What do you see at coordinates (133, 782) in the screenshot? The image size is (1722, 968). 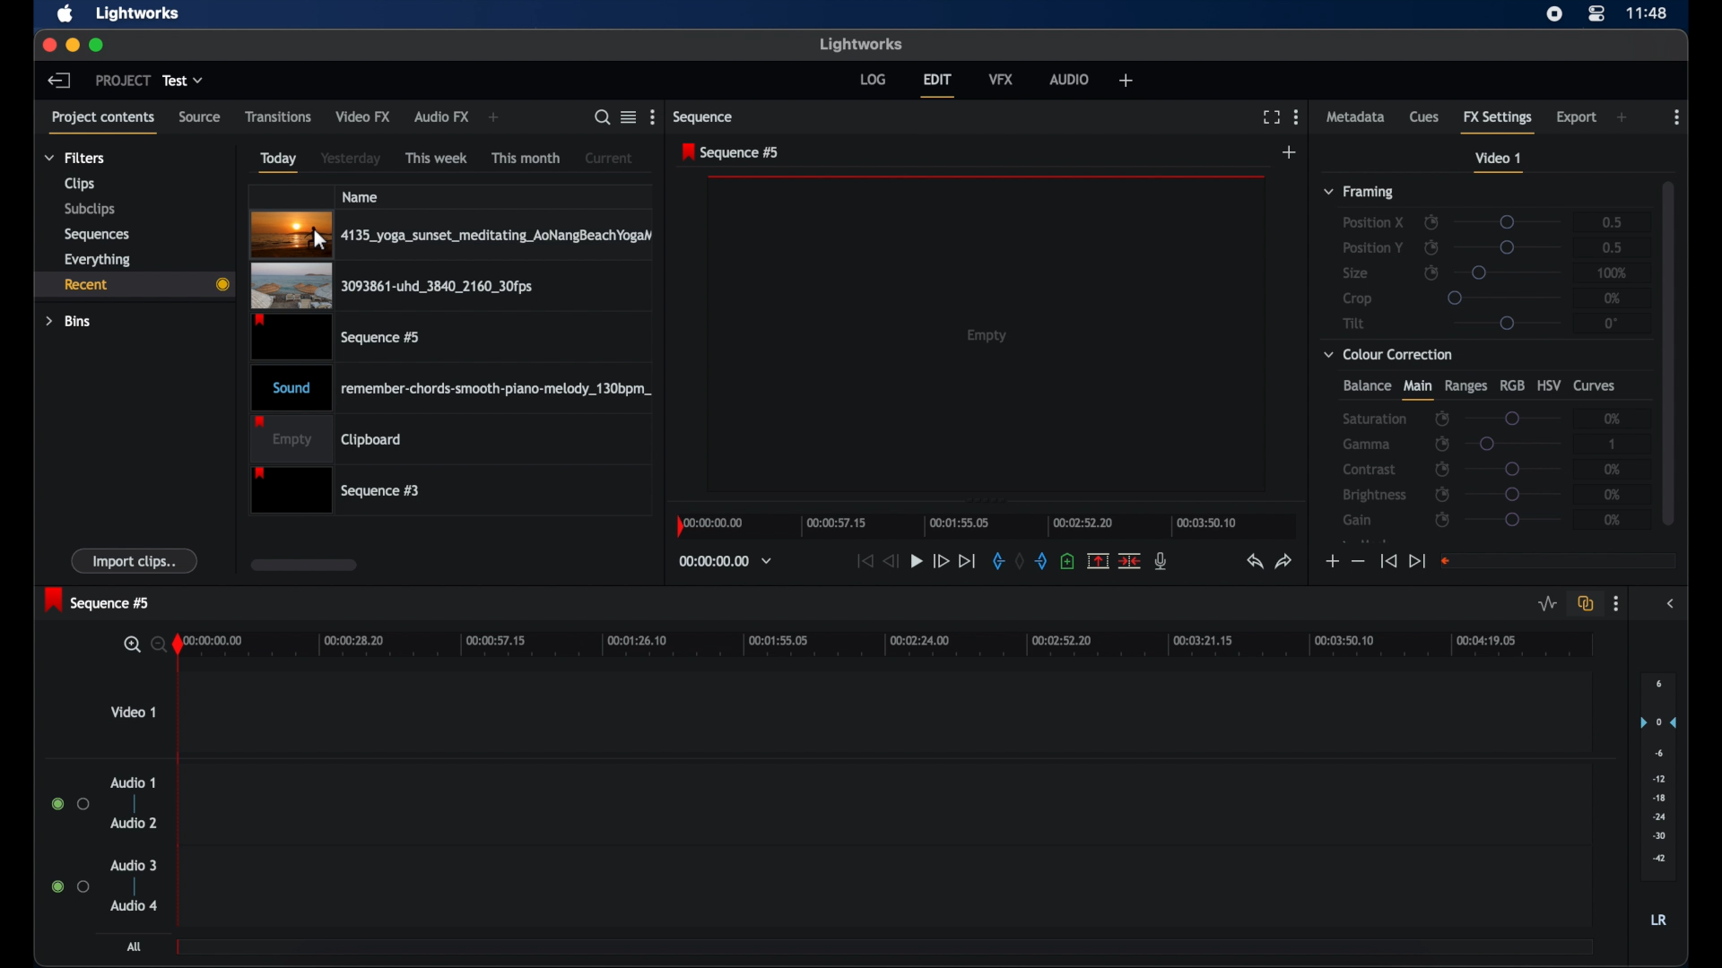 I see `audio 1` at bounding box center [133, 782].